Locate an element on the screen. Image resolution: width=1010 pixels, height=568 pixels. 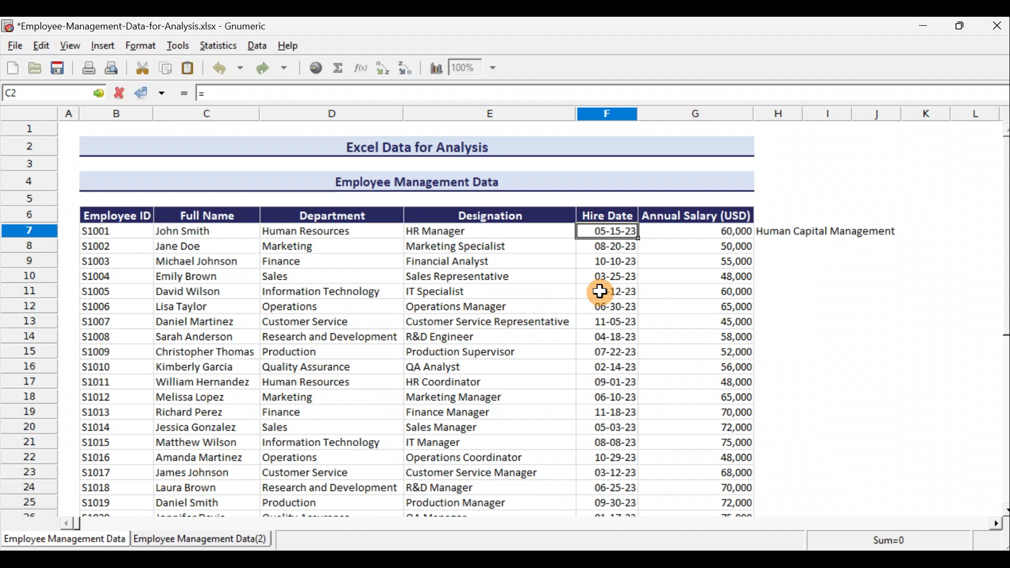
Cursor is located at coordinates (601, 291).